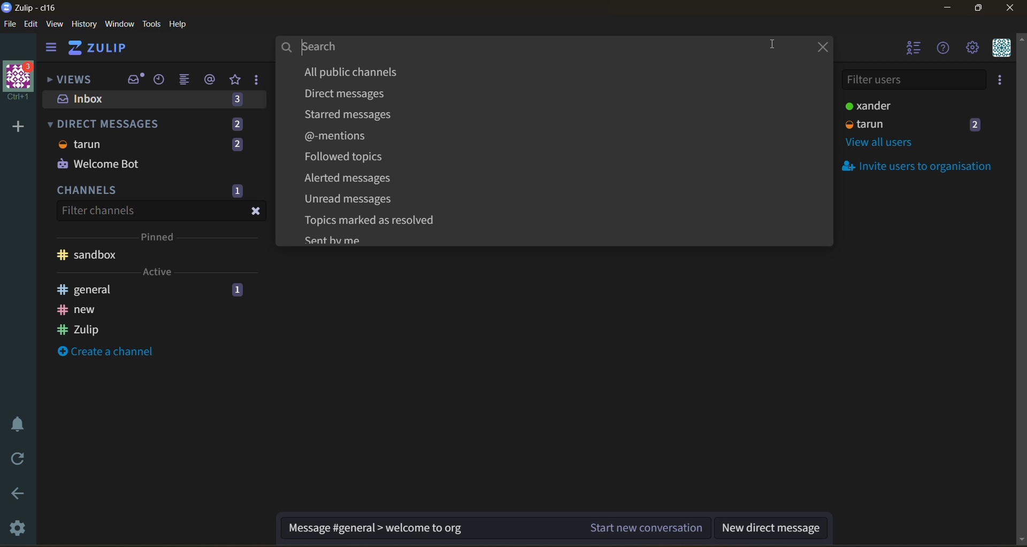 This screenshot has height=547, width=1027. I want to click on 2, so click(236, 145).